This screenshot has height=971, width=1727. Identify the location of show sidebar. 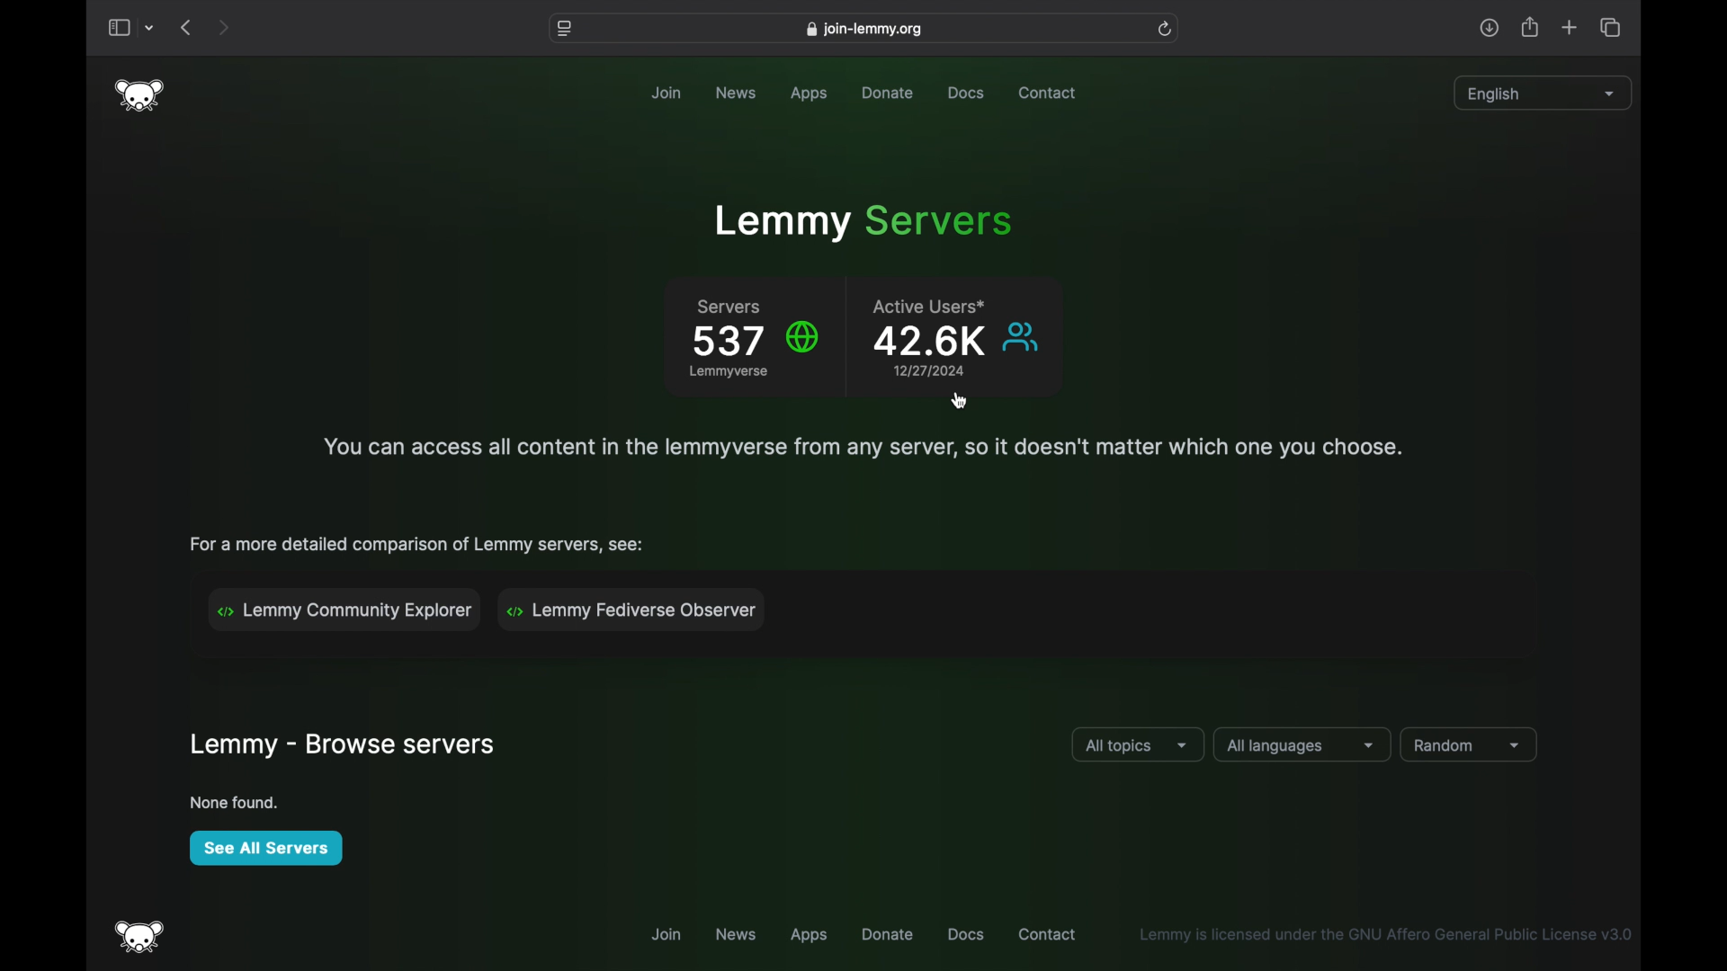
(118, 29).